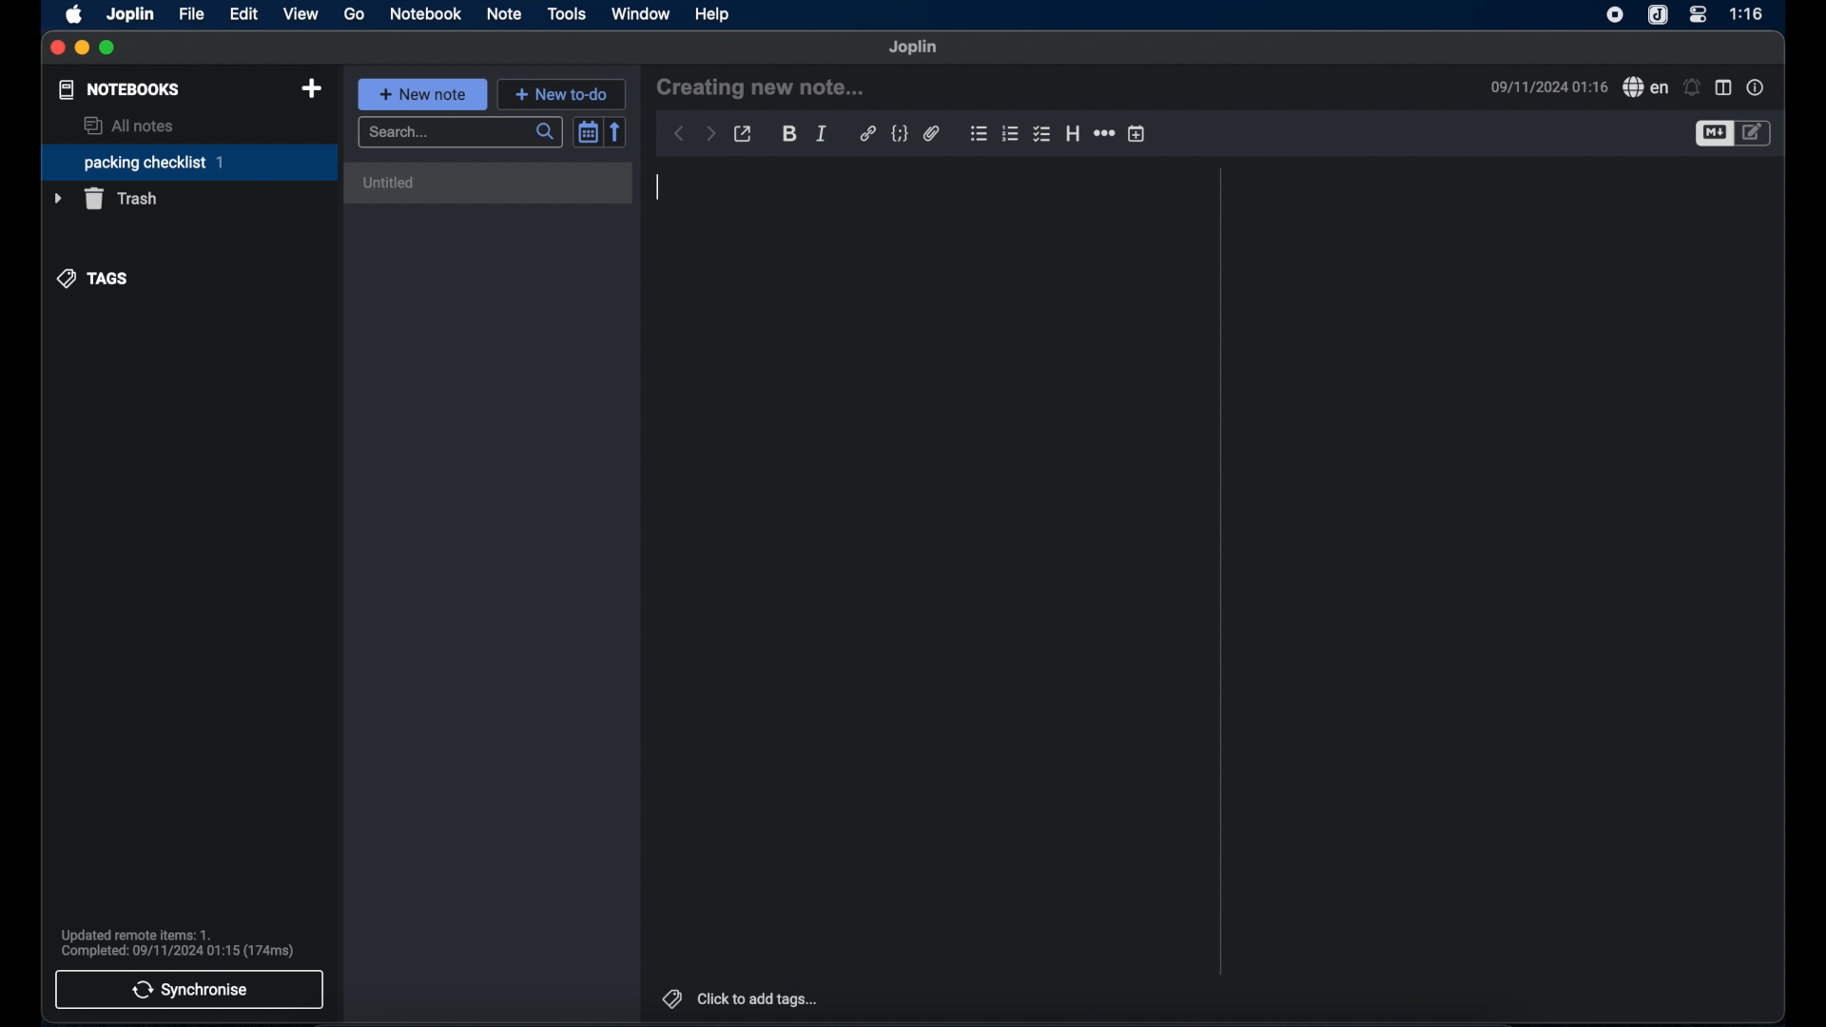 This screenshot has width=1826, height=1027. I want to click on set alarm, so click(1692, 87).